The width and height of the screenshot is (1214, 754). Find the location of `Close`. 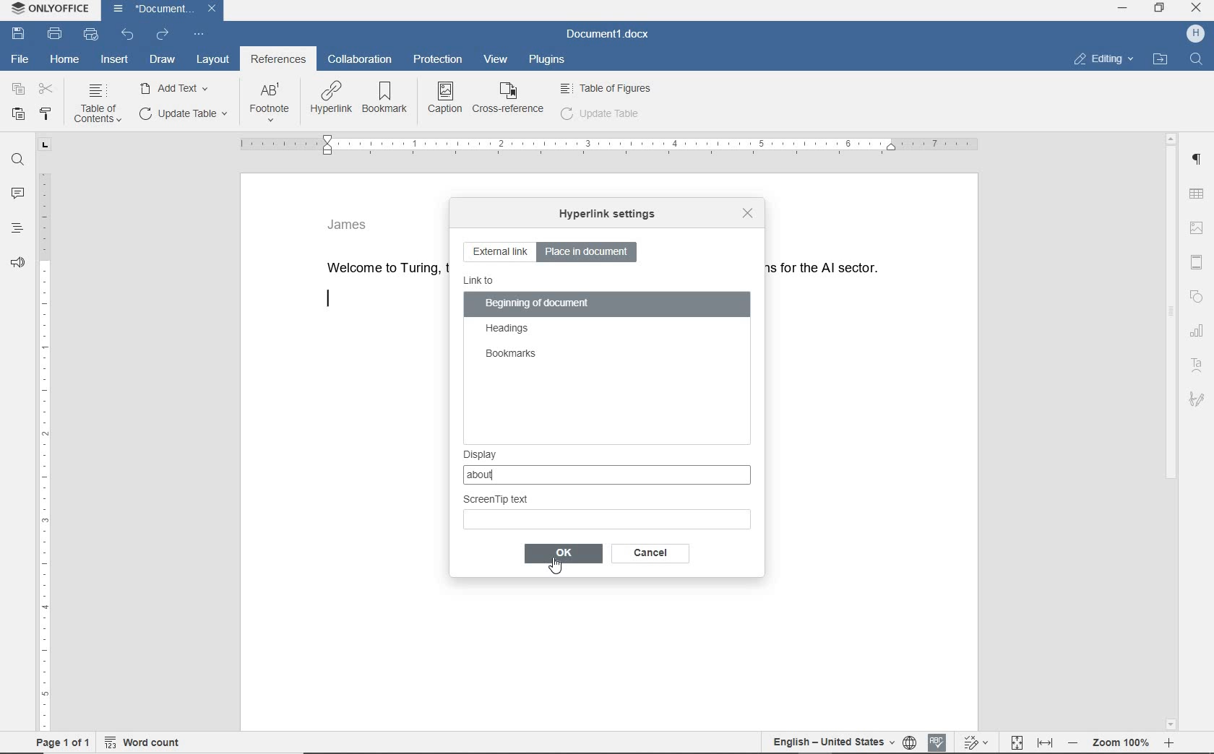

Close is located at coordinates (212, 10).